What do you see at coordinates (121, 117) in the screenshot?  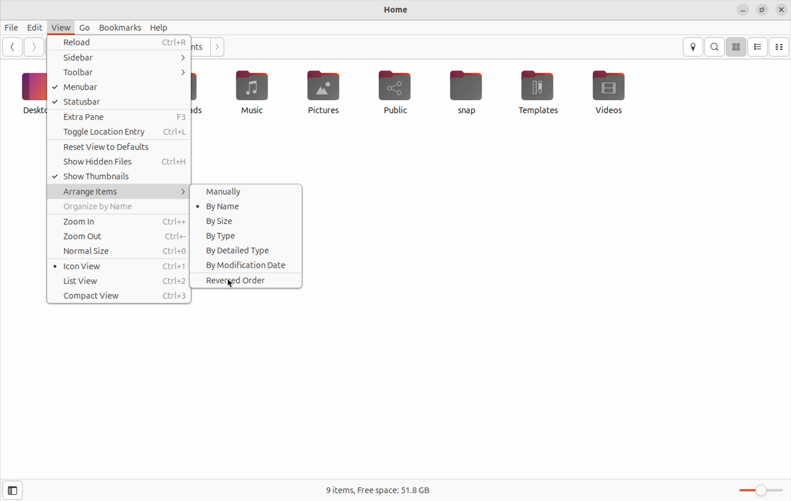 I see `extrapane` at bounding box center [121, 117].